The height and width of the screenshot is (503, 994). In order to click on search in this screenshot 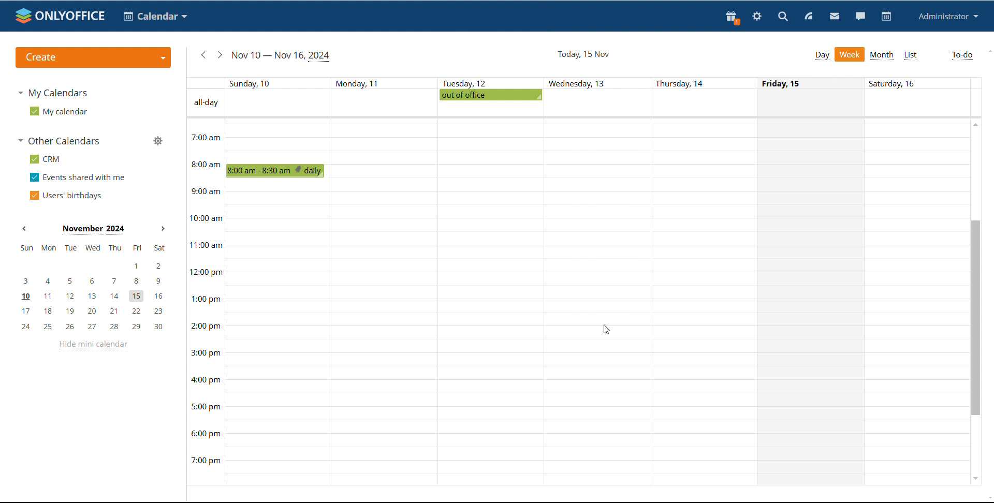, I will do `click(782, 17)`.